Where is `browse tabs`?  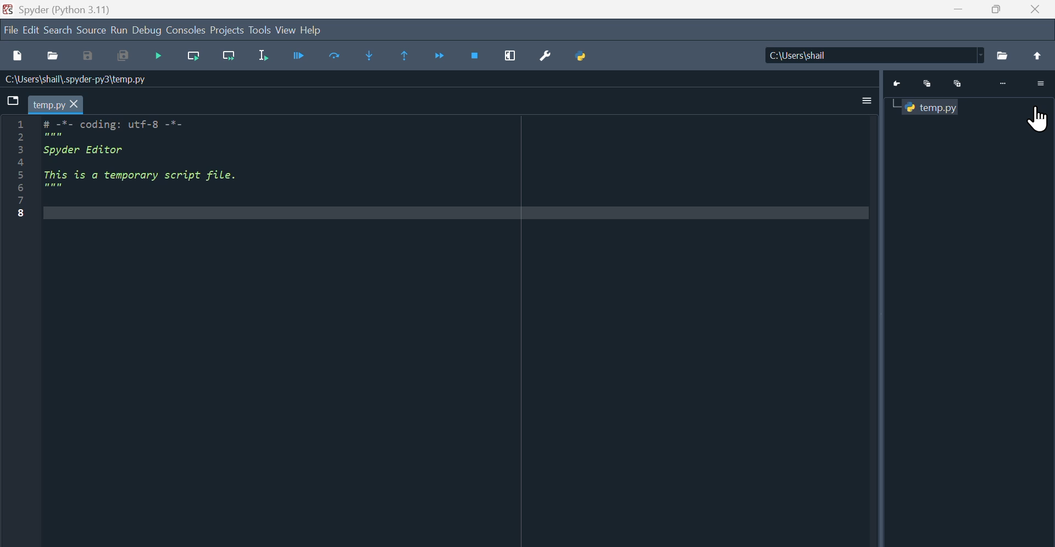
browse tabs is located at coordinates (11, 101).